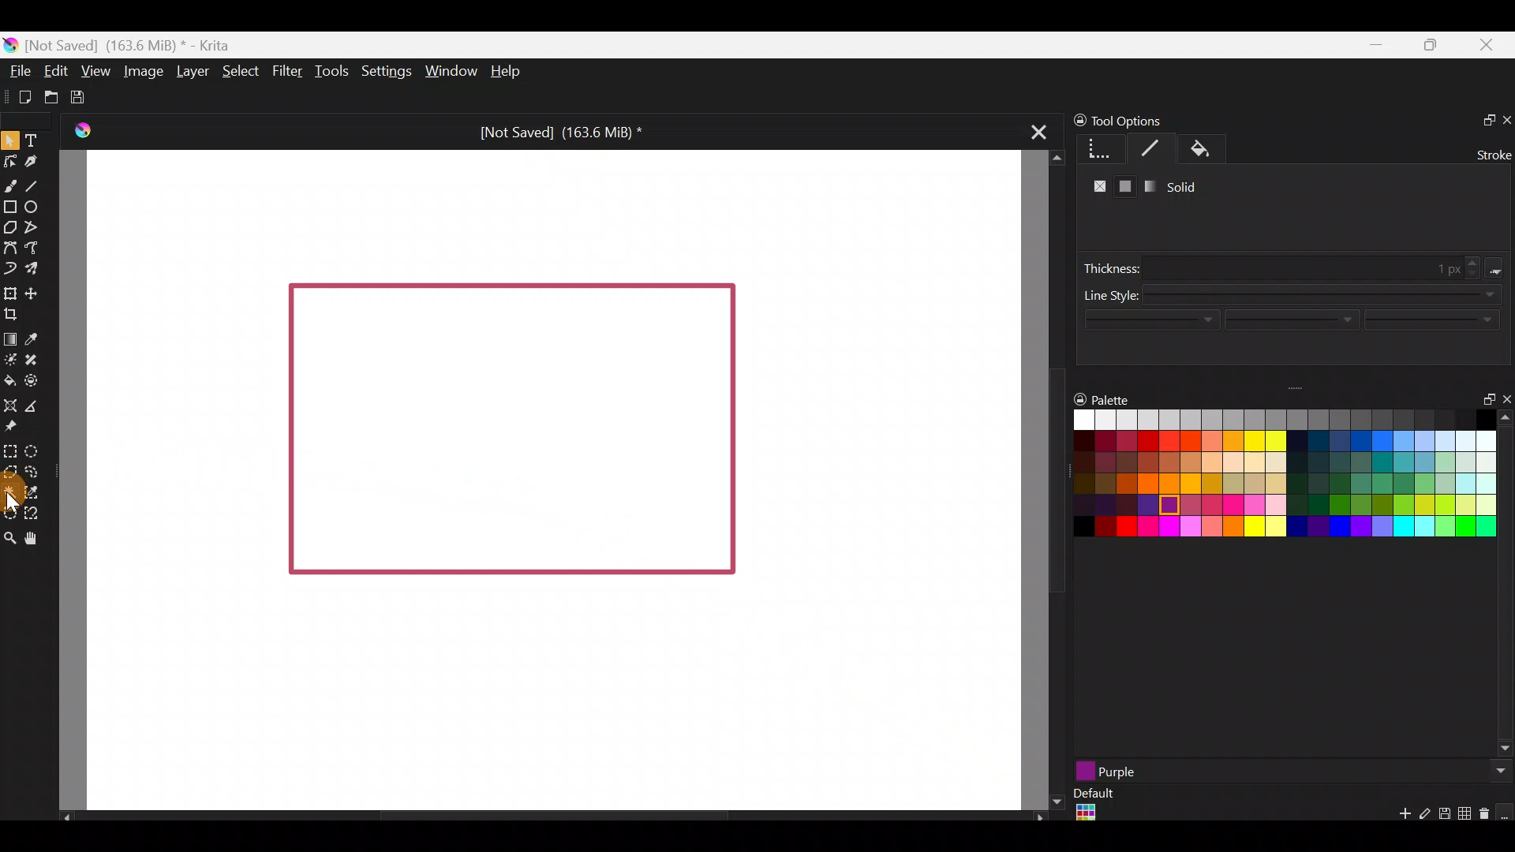 The height and width of the screenshot is (852, 1515). I want to click on Layer, so click(193, 70).